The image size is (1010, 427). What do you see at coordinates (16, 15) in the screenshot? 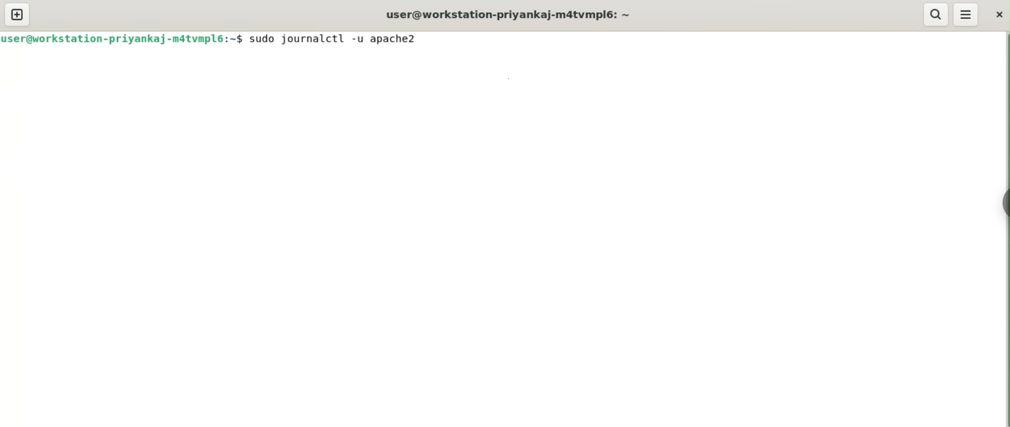
I see `new tab` at bounding box center [16, 15].